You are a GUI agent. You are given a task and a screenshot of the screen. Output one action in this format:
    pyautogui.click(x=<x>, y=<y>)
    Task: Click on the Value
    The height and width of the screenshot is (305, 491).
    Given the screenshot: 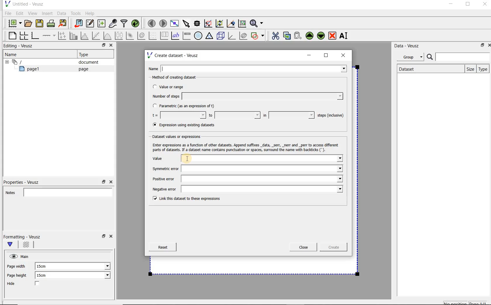 What is the action you would take?
    pyautogui.click(x=247, y=159)
    